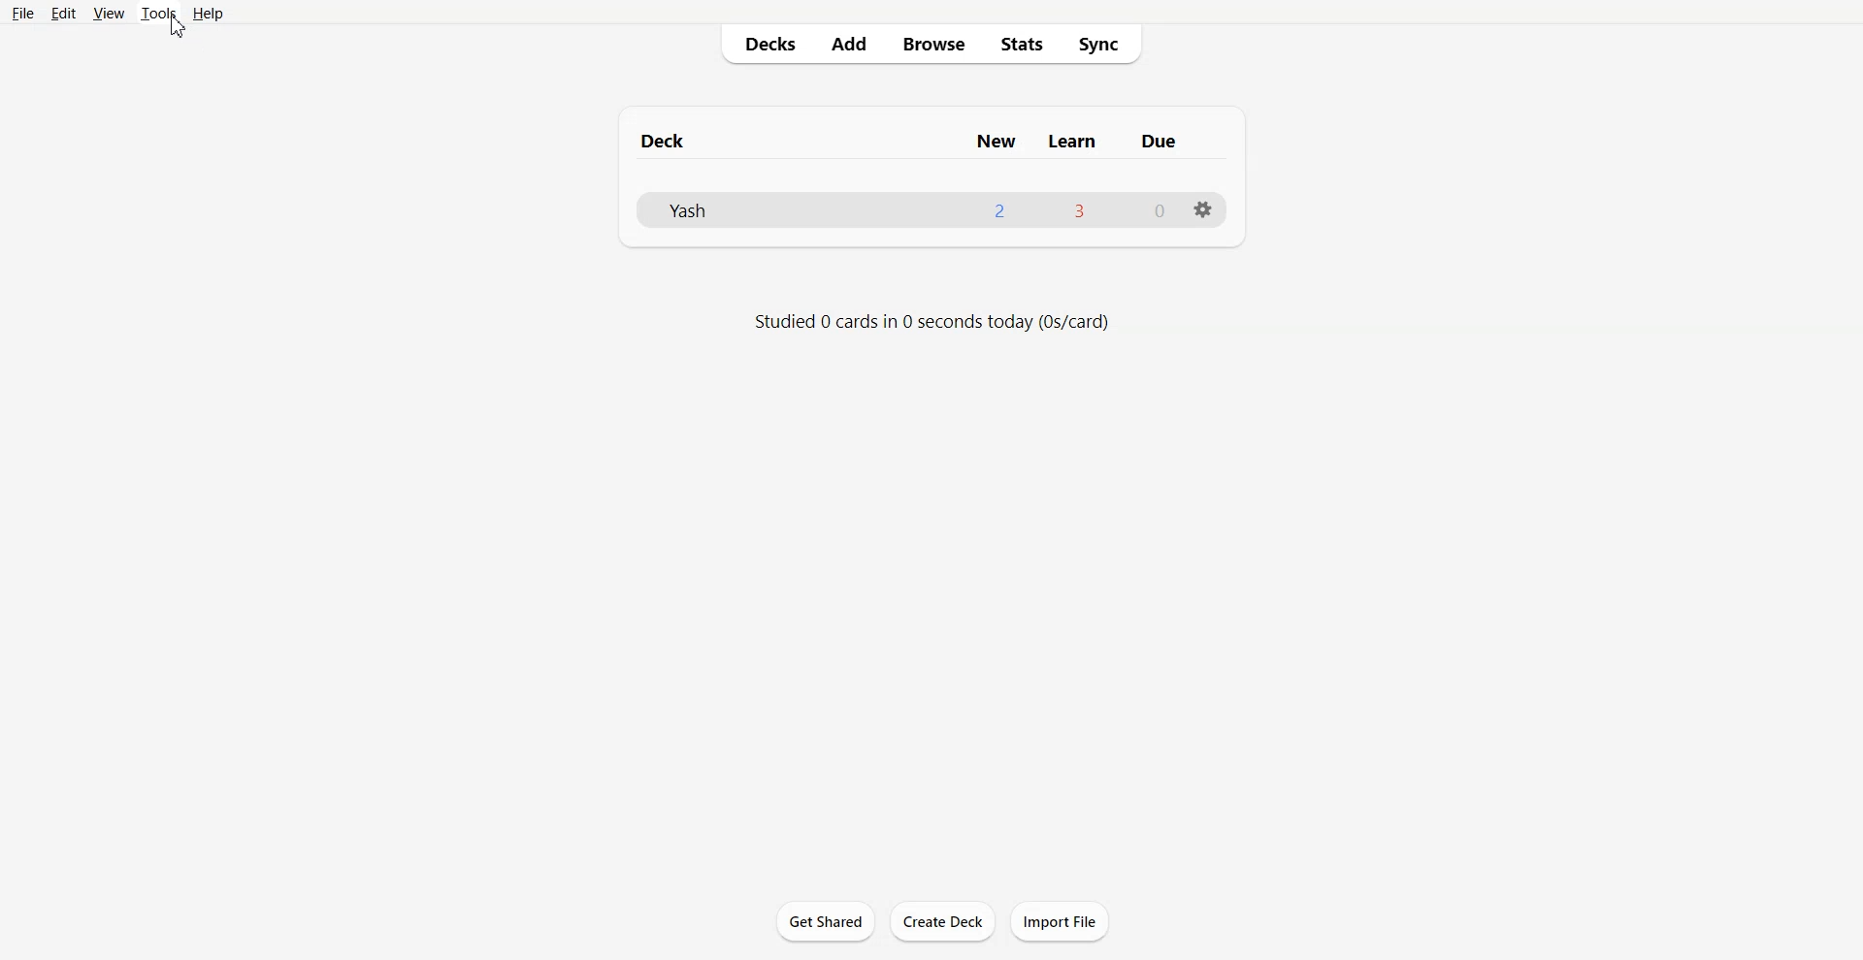 This screenshot has width=1863, height=960. Describe the element at coordinates (24, 13) in the screenshot. I see `File` at that location.